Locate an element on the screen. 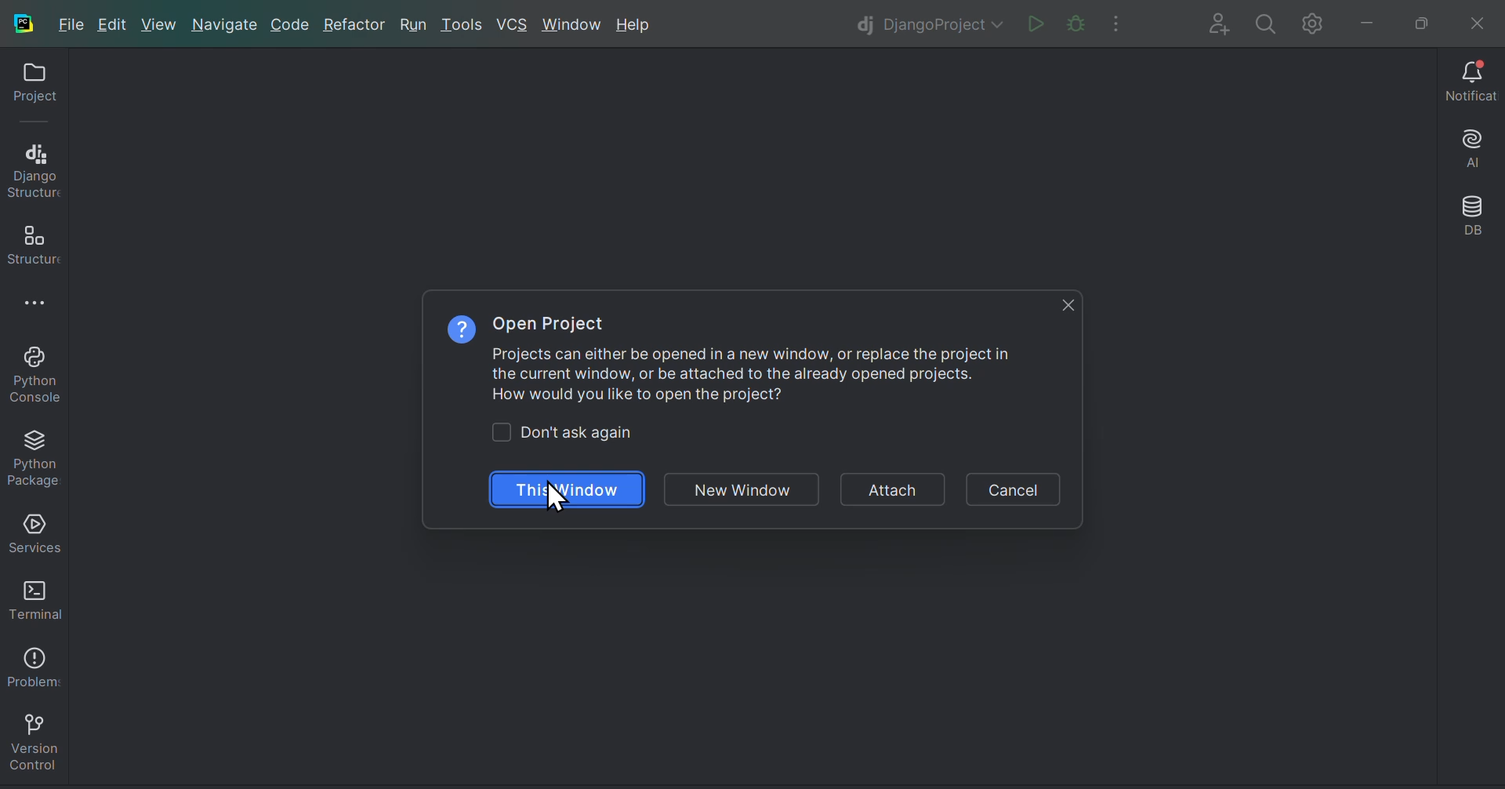  tools is located at coordinates (460, 25).